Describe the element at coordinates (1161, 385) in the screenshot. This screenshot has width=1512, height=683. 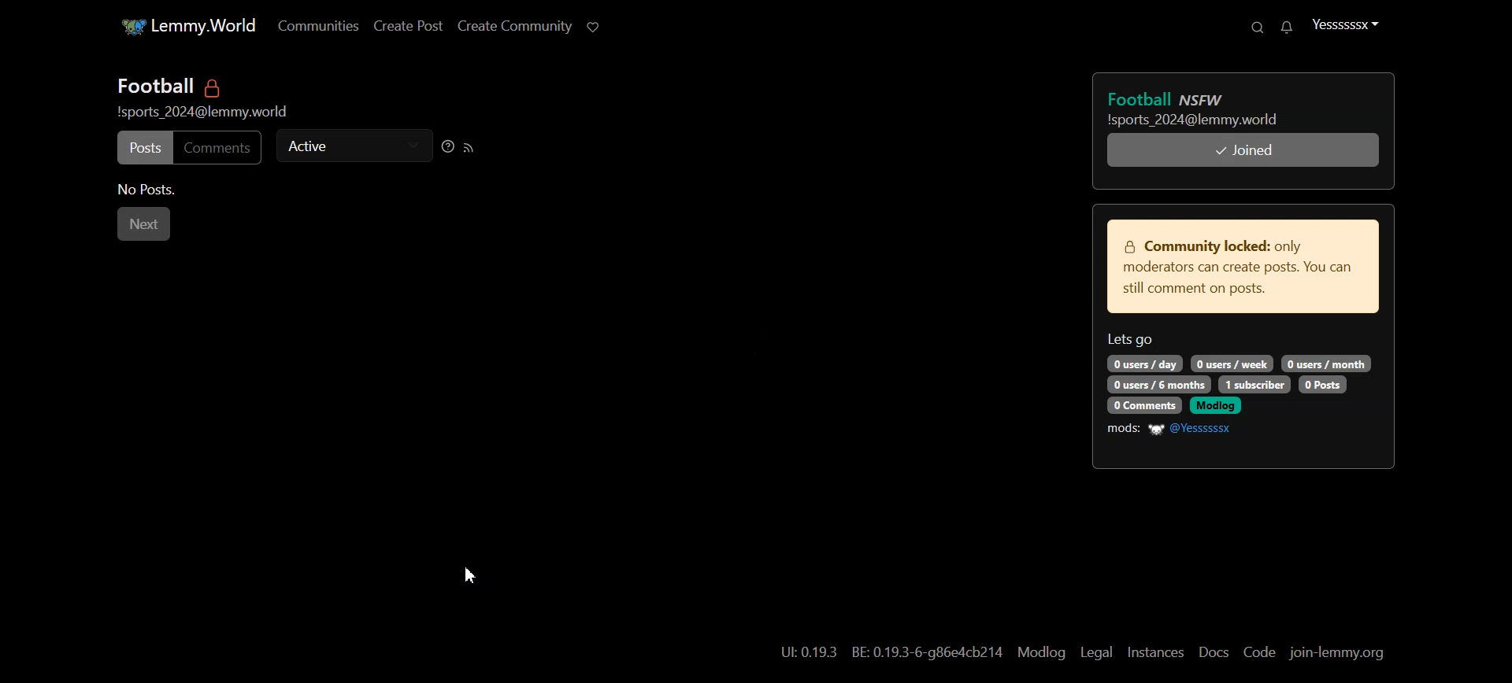
I see `text` at that location.